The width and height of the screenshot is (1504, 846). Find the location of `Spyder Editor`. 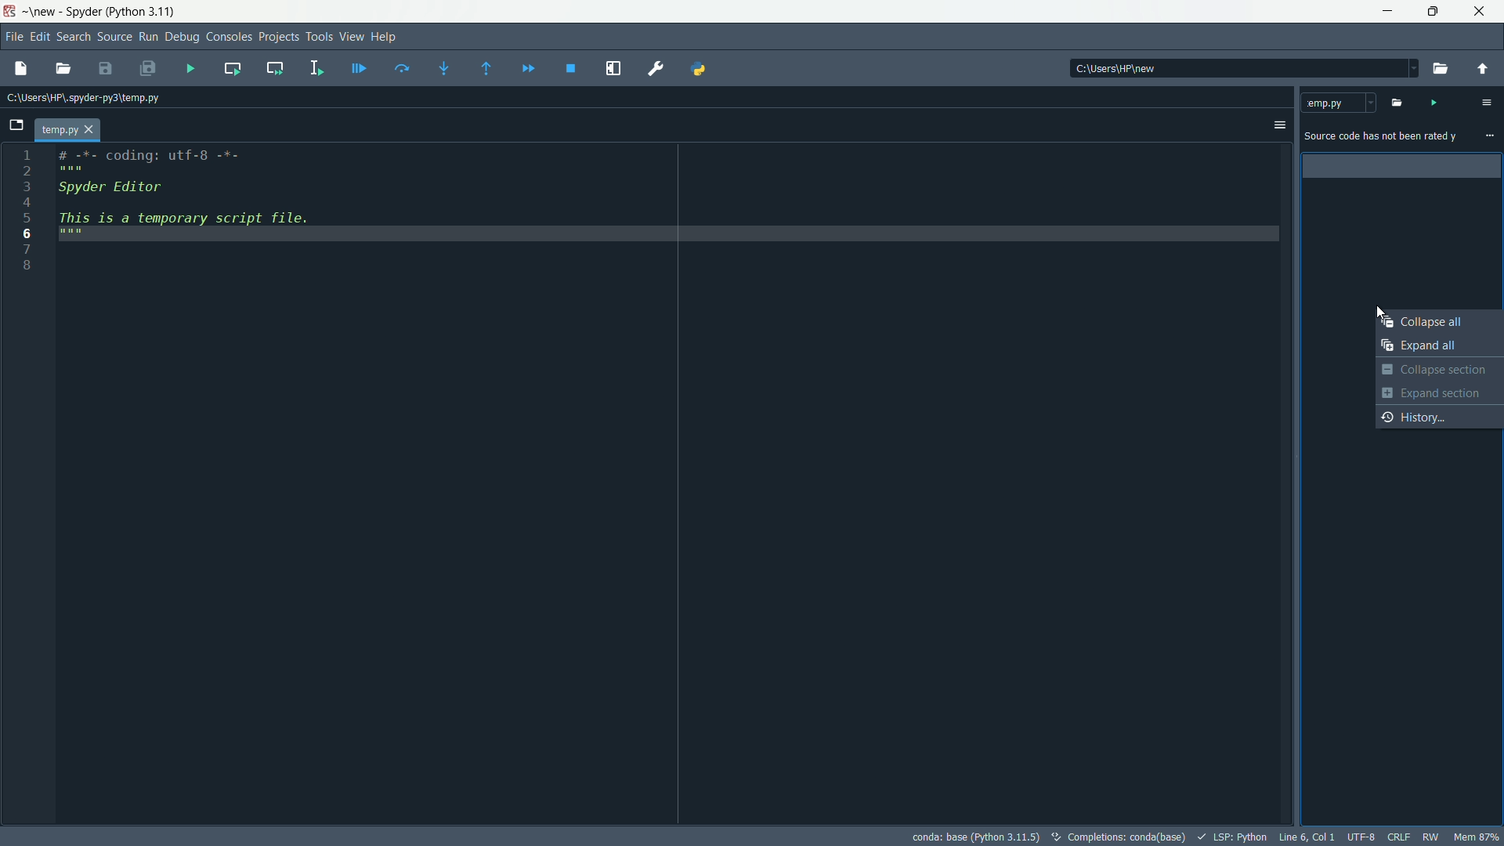

Spyder Editor is located at coordinates (107, 189).